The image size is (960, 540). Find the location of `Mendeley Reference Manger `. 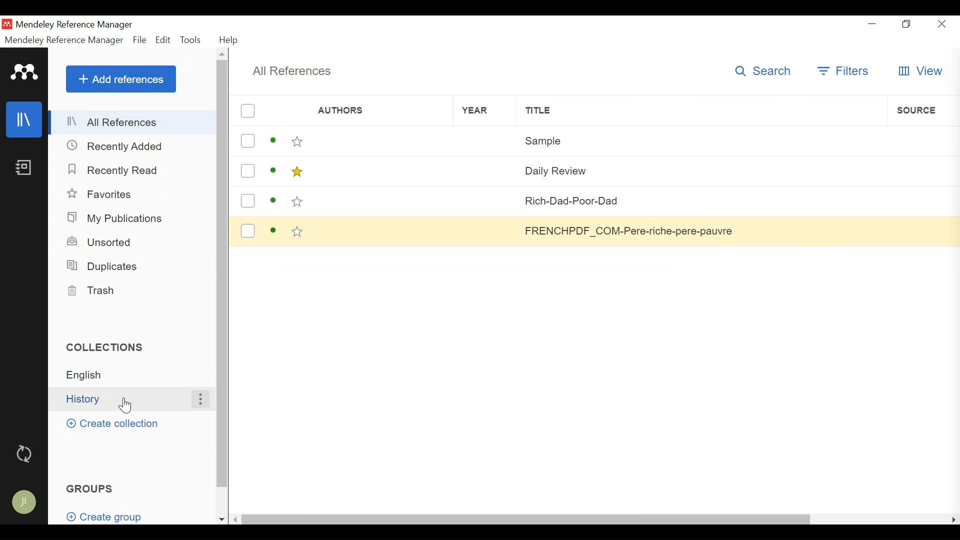

Mendeley Reference Manger  is located at coordinates (64, 40).